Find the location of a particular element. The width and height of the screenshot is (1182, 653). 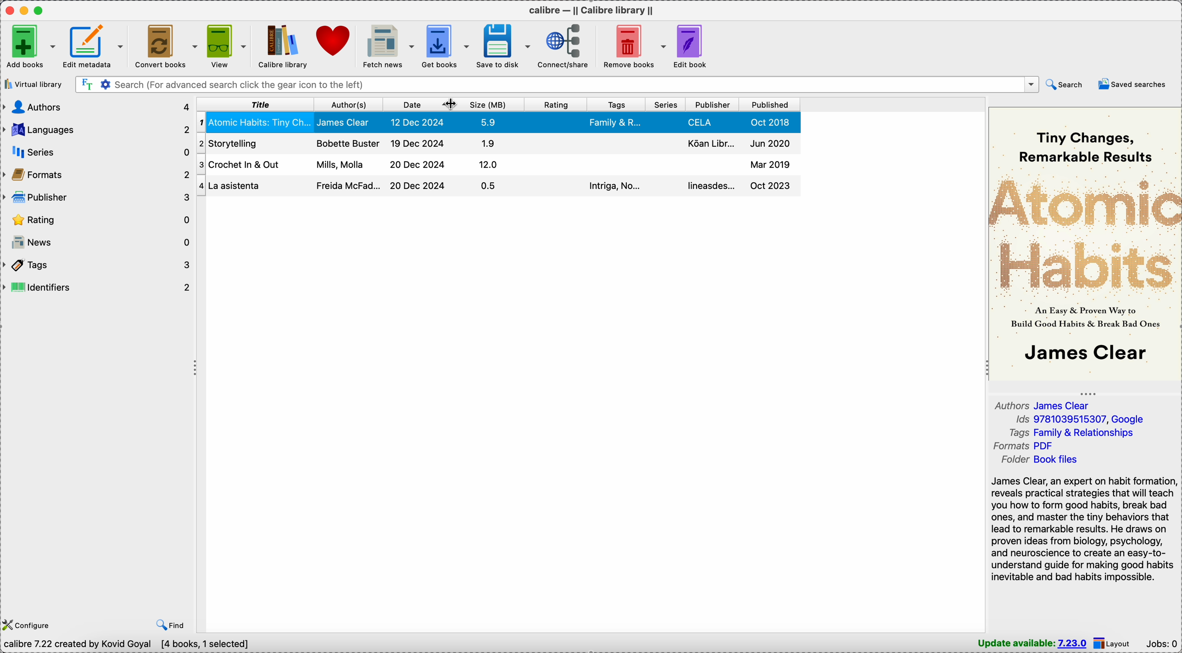

minimize program is located at coordinates (26, 10).